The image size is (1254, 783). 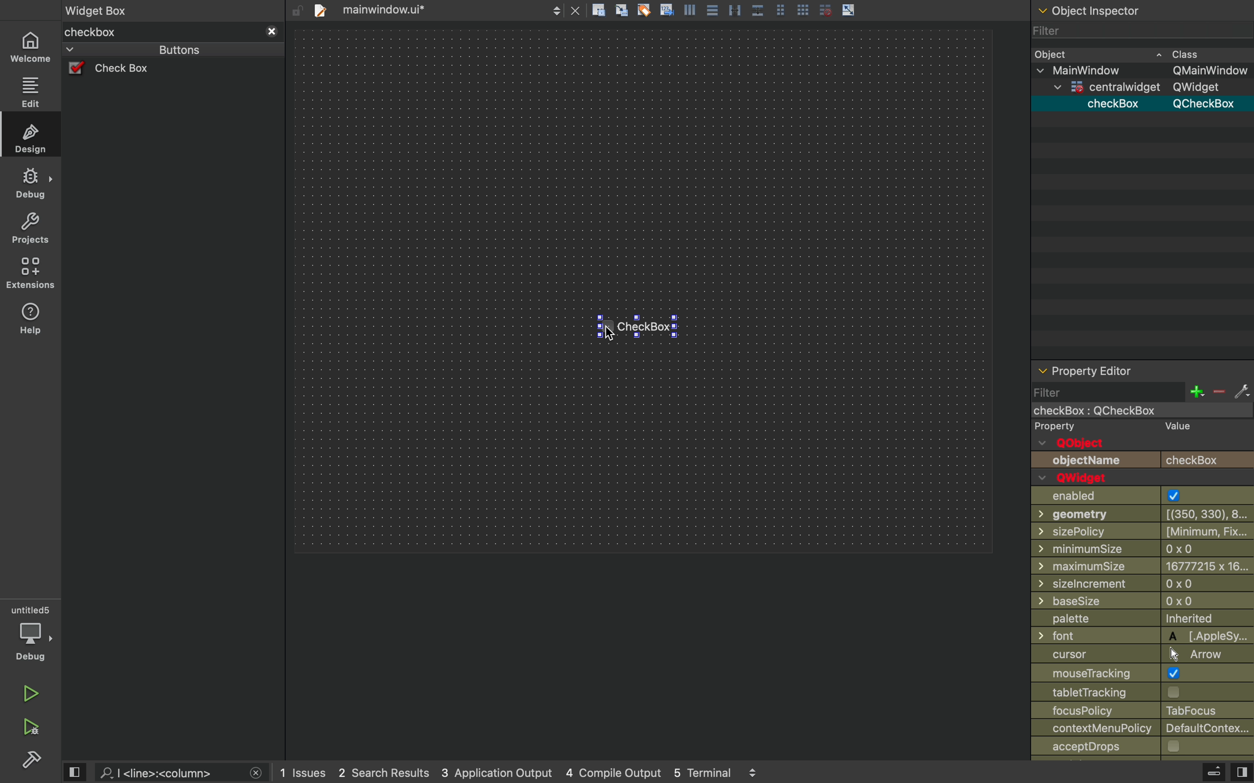 I want to click on objectname, so click(x=1142, y=460).